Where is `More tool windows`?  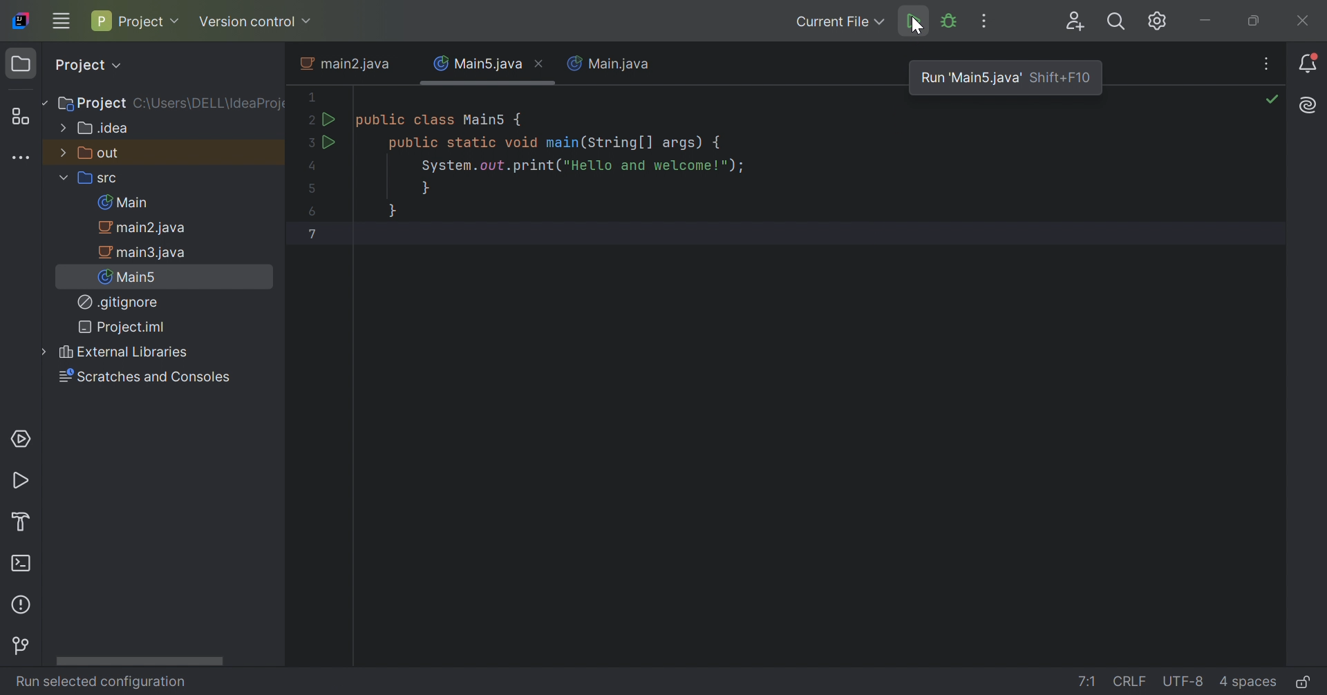
More tool windows is located at coordinates (23, 158).